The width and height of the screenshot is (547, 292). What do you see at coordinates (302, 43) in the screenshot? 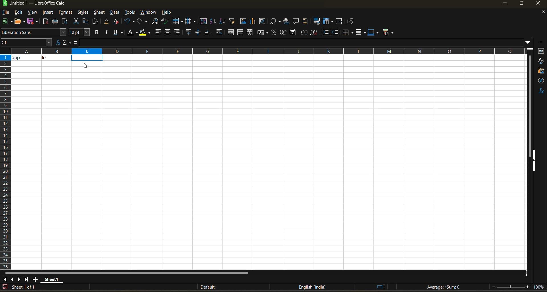
I see `input line` at bounding box center [302, 43].